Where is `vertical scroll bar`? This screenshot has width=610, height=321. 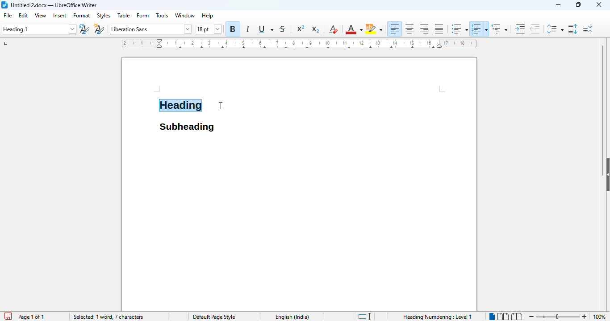 vertical scroll bar is located at coordinates (603, 96).